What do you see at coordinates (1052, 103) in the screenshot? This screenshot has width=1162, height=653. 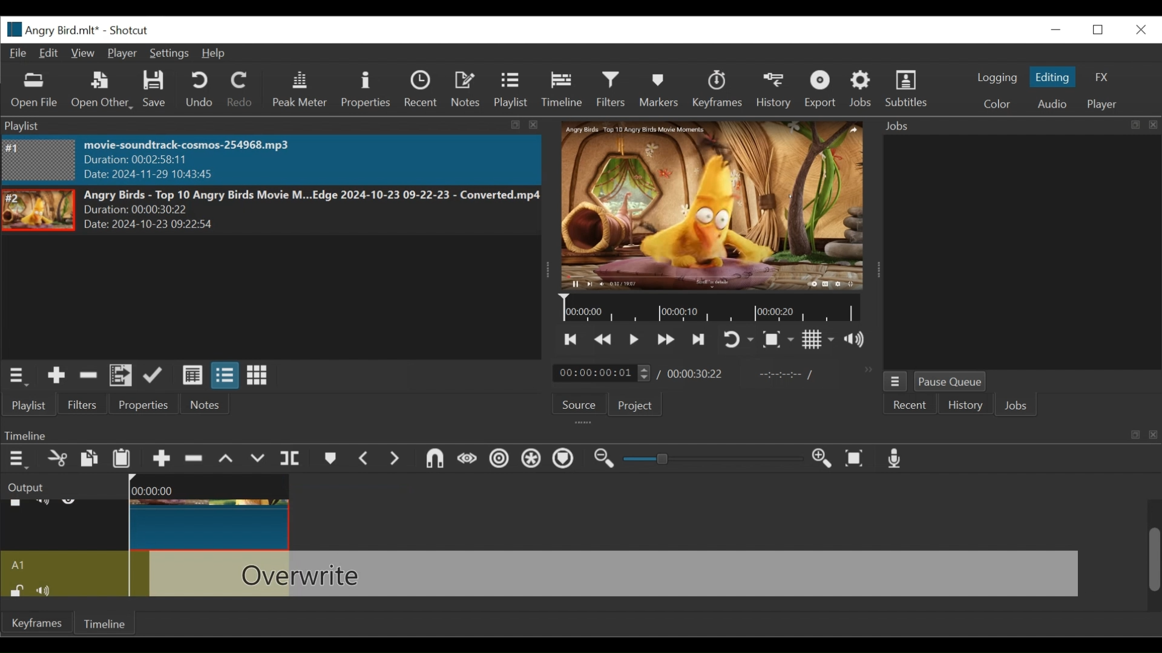 I see `Audio` at bounding box center [1052, 103].